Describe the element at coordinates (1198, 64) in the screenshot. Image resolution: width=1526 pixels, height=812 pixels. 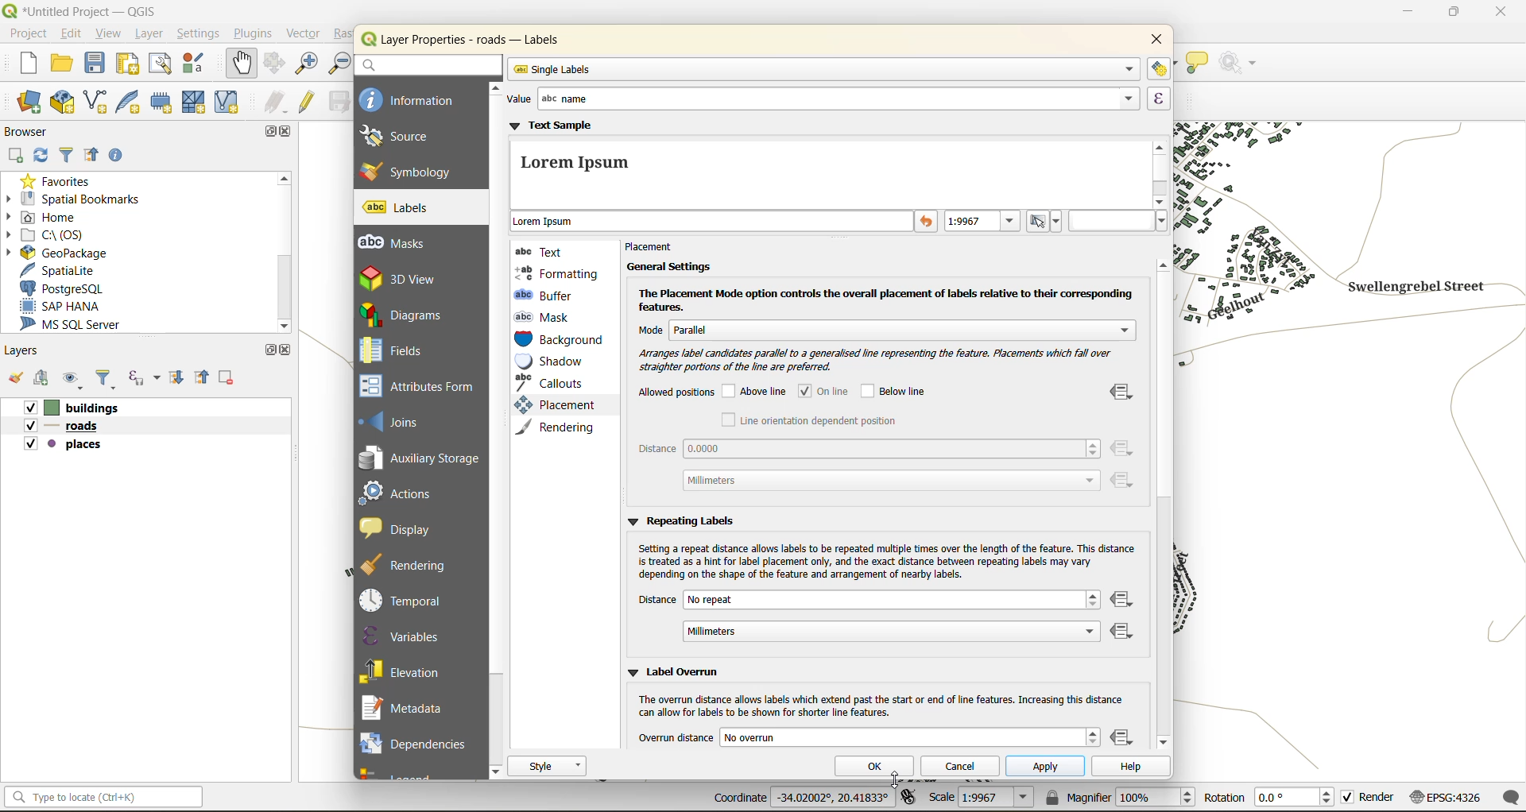
I see `show tips` at that location.